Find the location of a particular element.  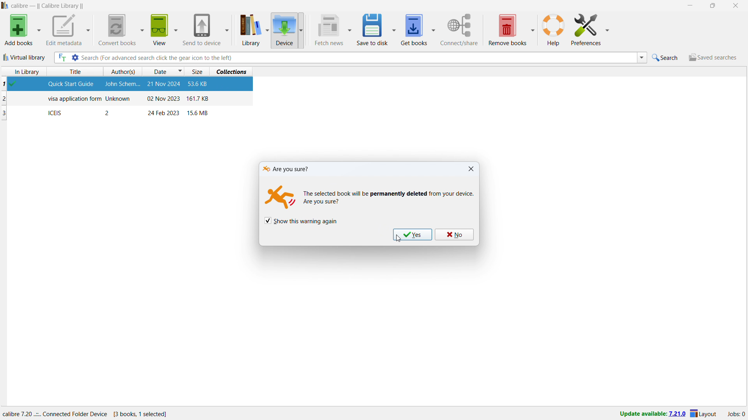

close is located at coordinates (471, 169).